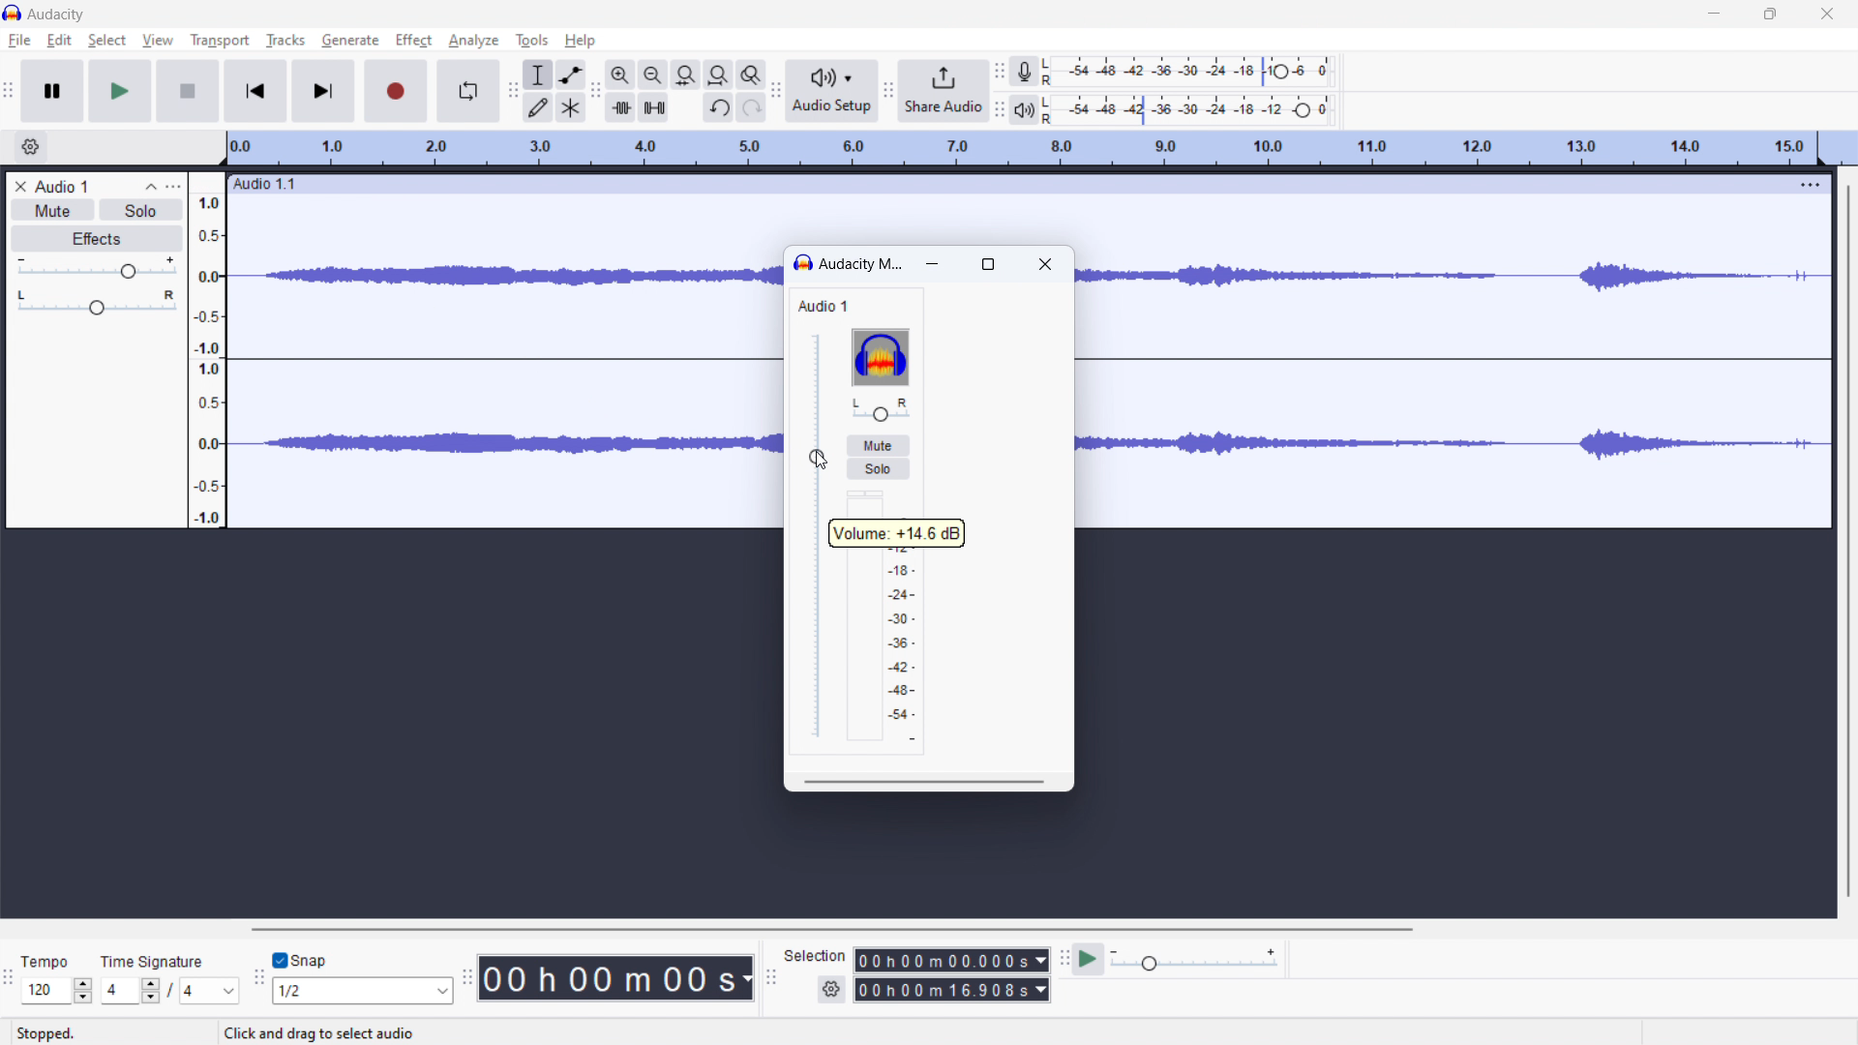 This screenshot has width=1858, height=1045. What do you see at coordinates (752, 107) in the screenshot?
I see `redo` at bounding box center [752, 107].